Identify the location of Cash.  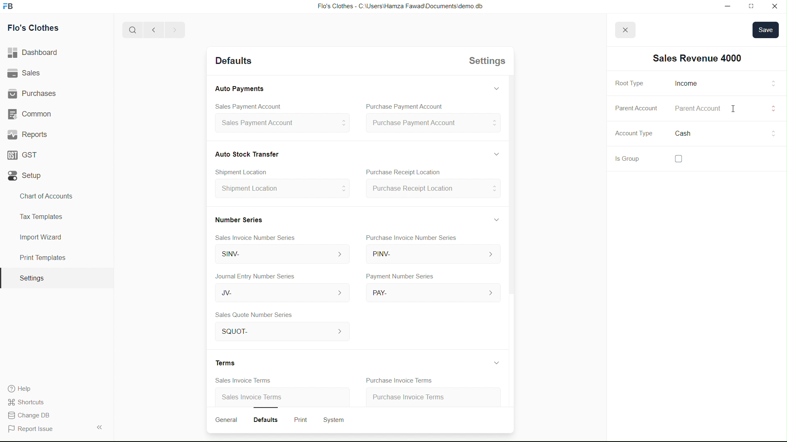
(247, 153).